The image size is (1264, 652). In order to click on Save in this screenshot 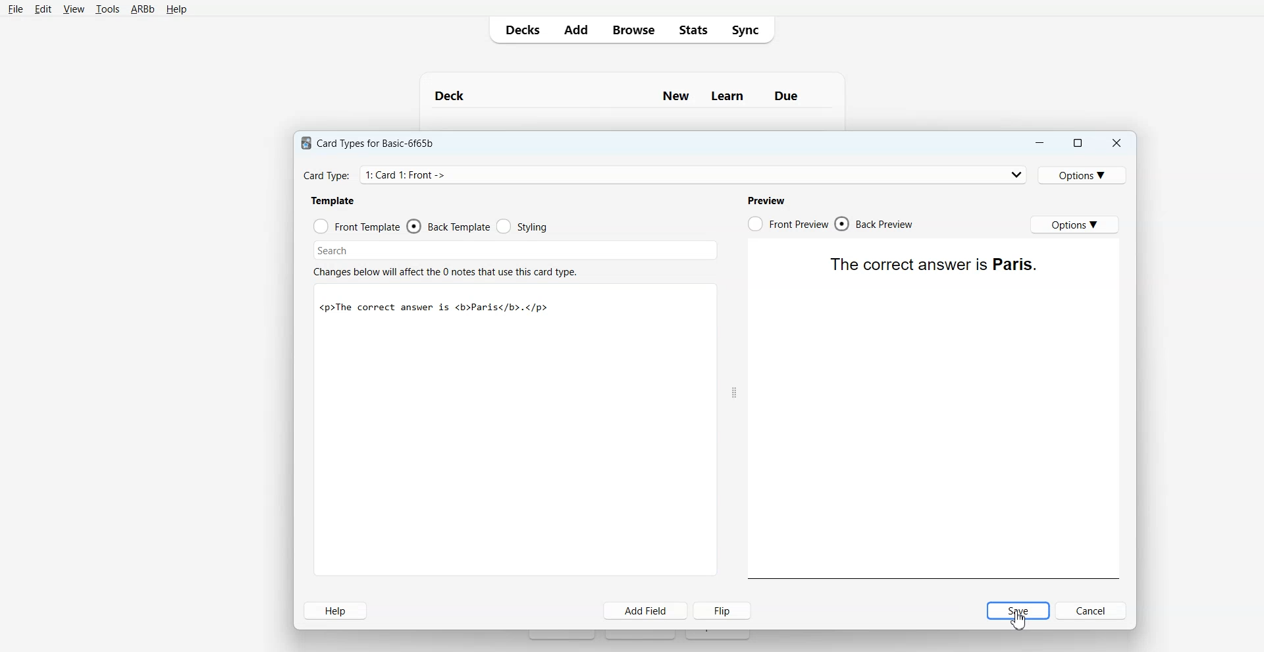, I will do `click(1018, 611)`.